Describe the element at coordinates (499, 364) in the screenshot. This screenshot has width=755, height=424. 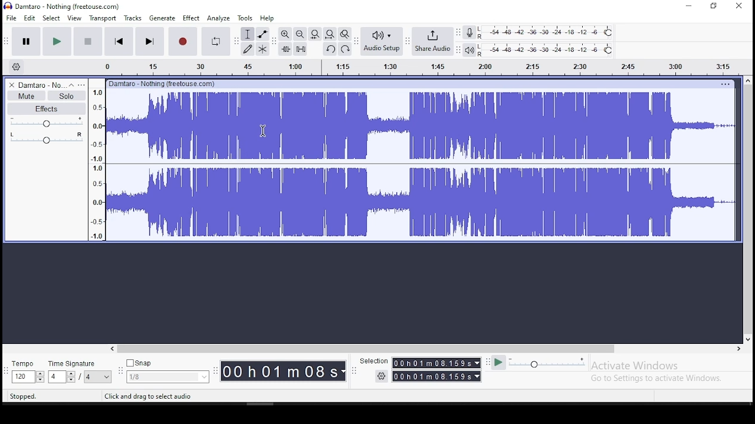
I see `play` at that location.